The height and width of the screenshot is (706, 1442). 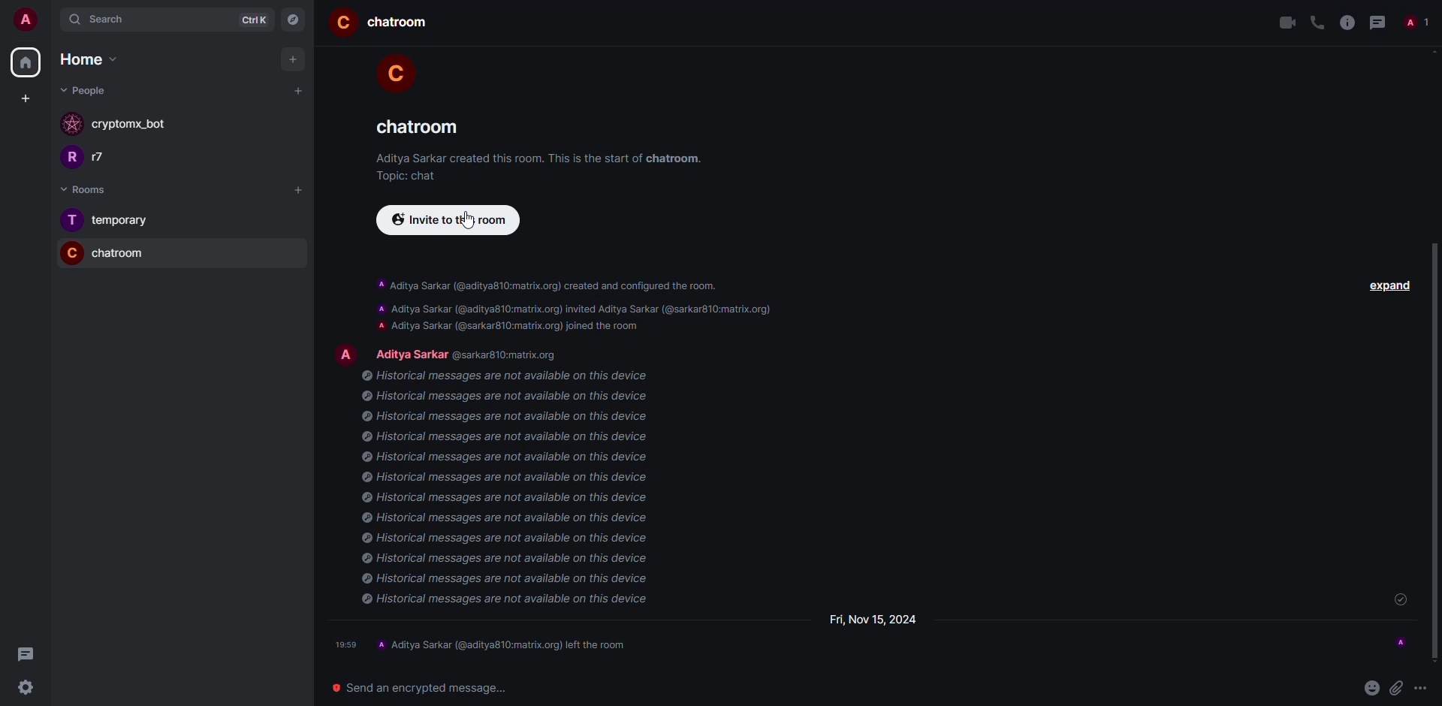 I want to click on search, so click(x=113, y=20).